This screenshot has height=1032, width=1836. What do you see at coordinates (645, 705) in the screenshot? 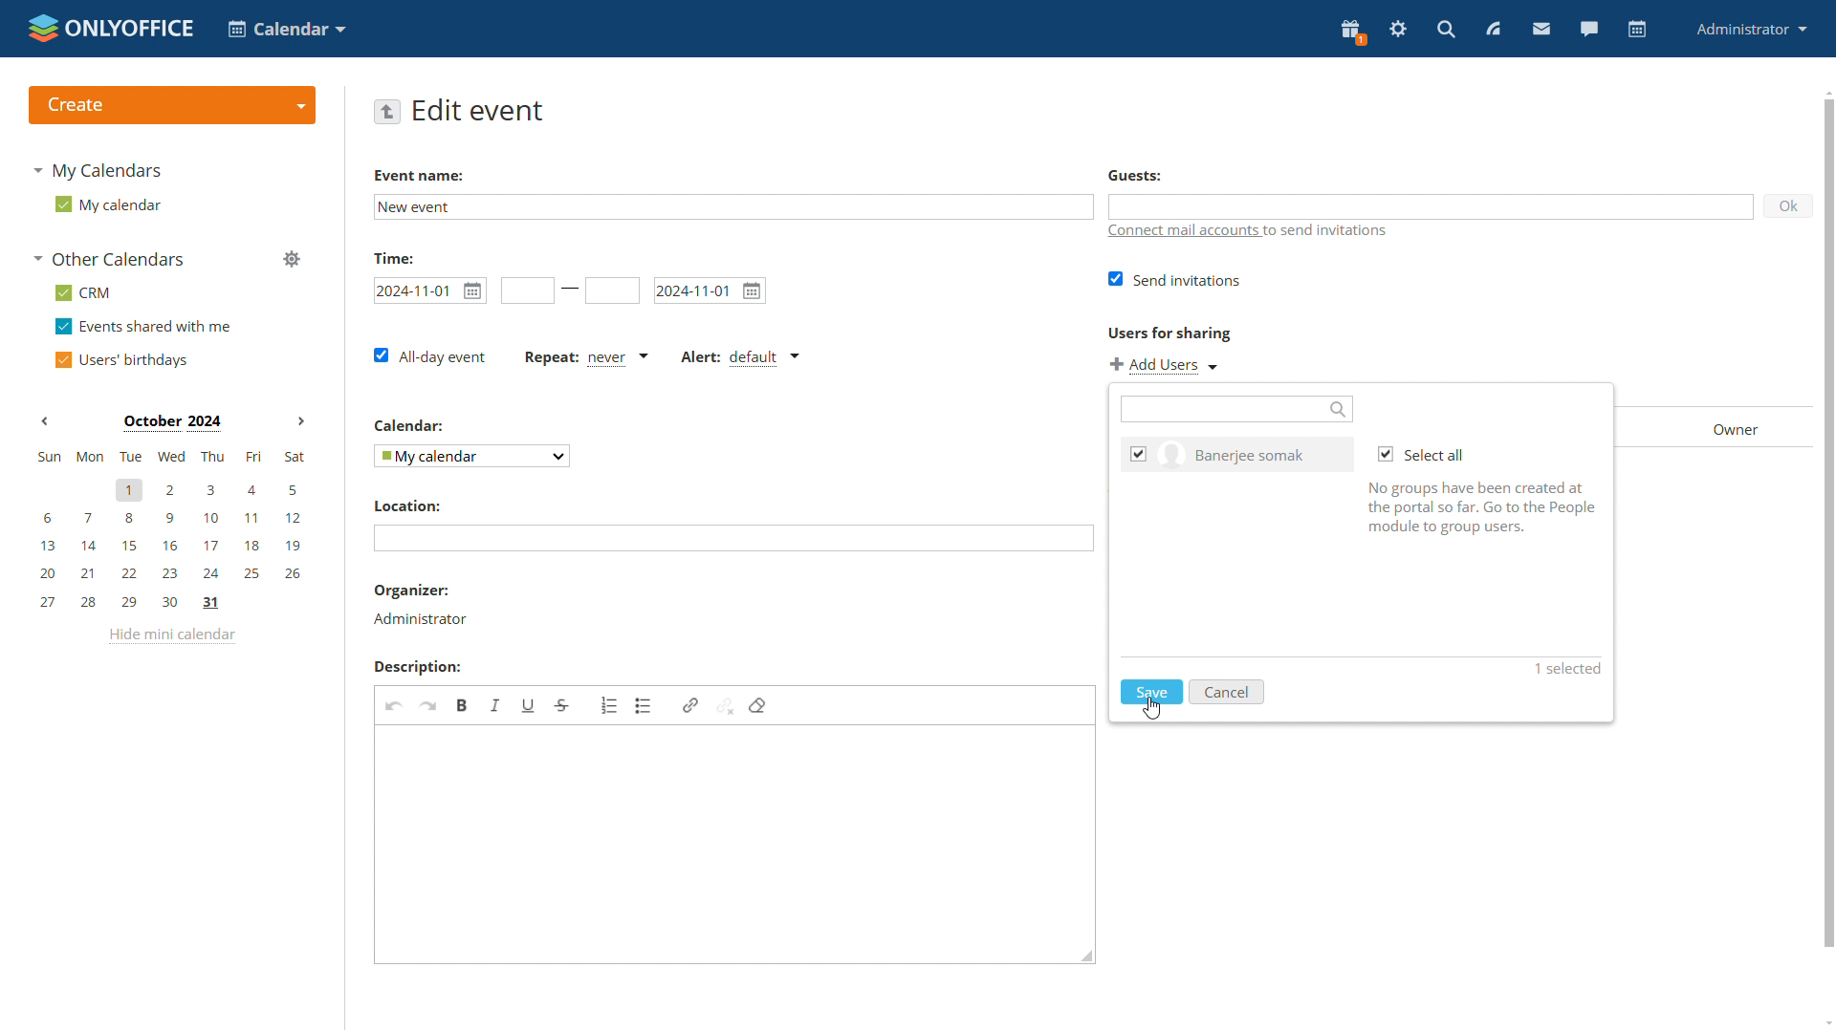
I see `insert/remove bulletted list` at bounding box center [645, 705].